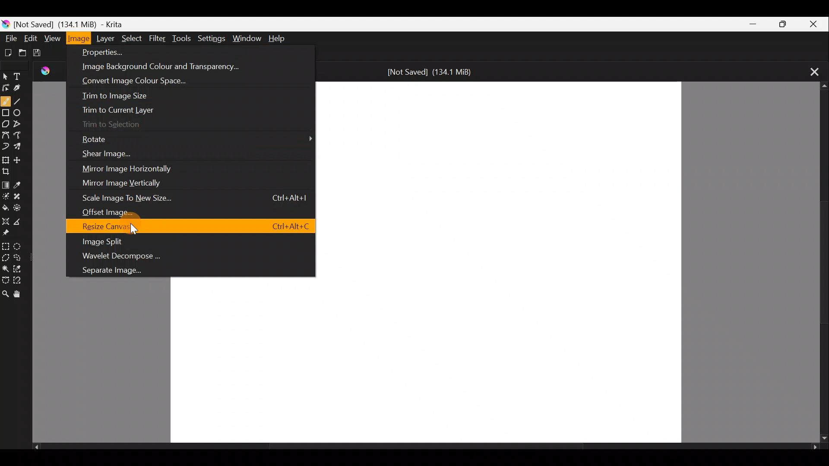 This screenshot has width=829, height=466. Describe the element at coordinates (20, 256) in the screenshot. I see `Freehand selection tool` at that location.